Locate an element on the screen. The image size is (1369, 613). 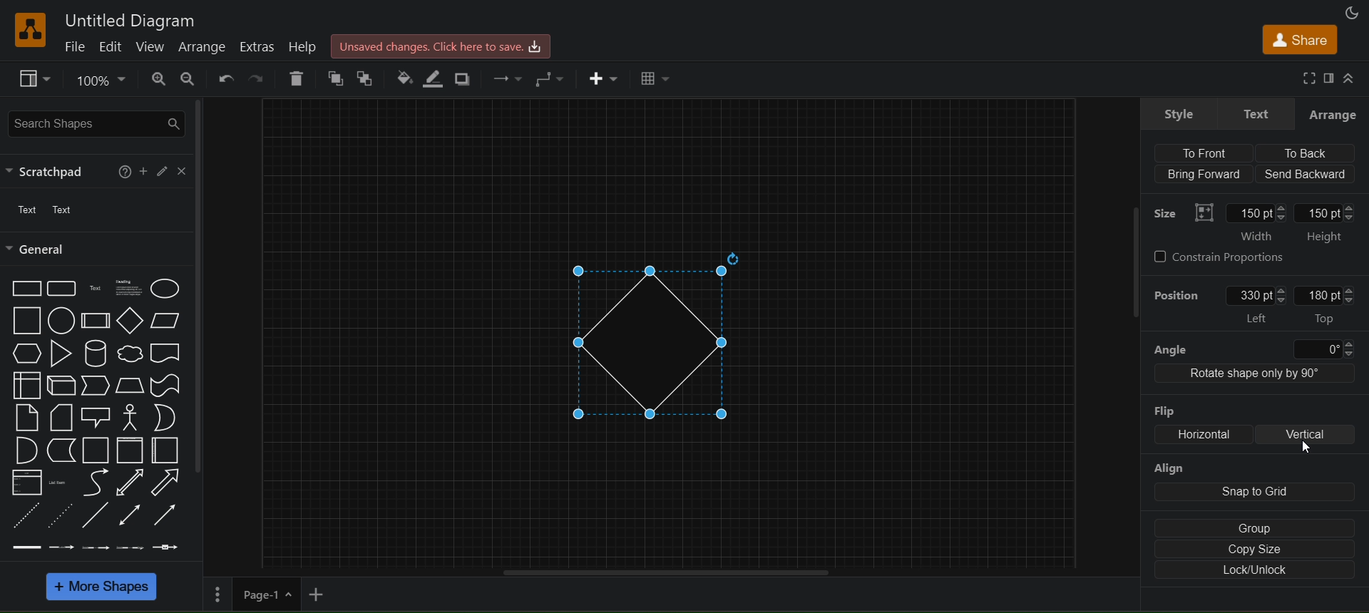
delete is located at coordinates (297, 80).